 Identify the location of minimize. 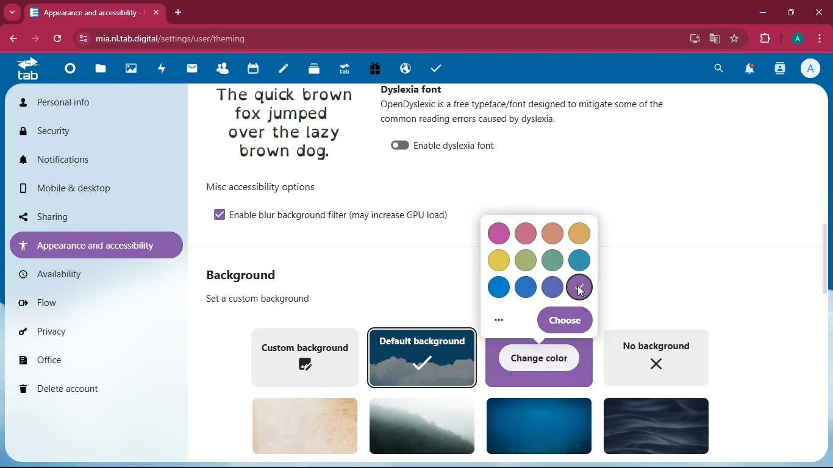
(763, 13).